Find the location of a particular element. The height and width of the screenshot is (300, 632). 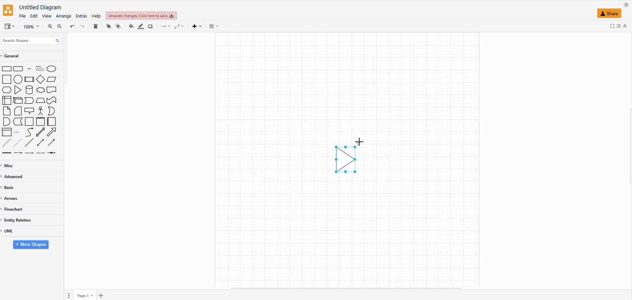

shape is located at coordinates (613, 14).